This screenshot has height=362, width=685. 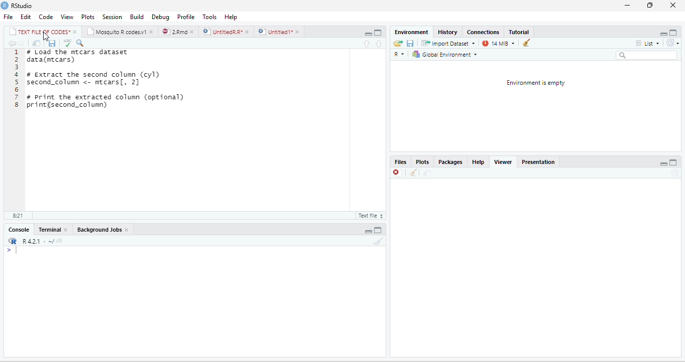 What do you see at coordinates (67, 43) in the screenshot?
I see `spellcheck` at bounding box center [67, 43].